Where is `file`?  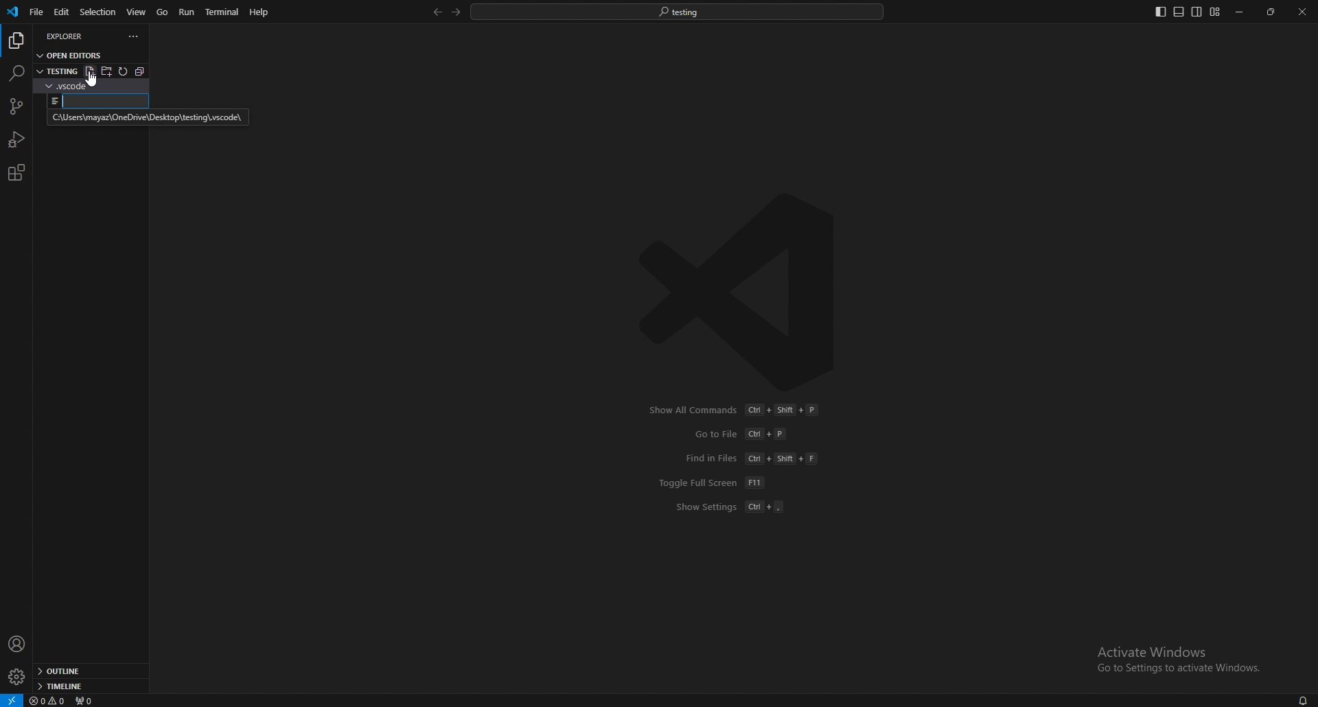 file is located at coordinates (35, 12).